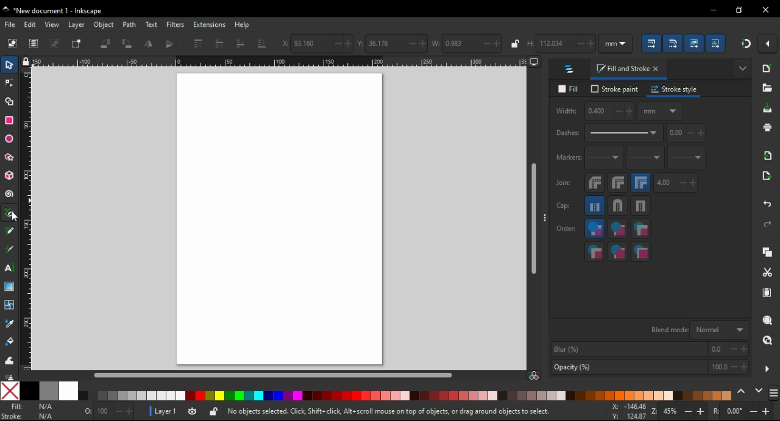  I want to click on color managed mode, so click(534, 377).